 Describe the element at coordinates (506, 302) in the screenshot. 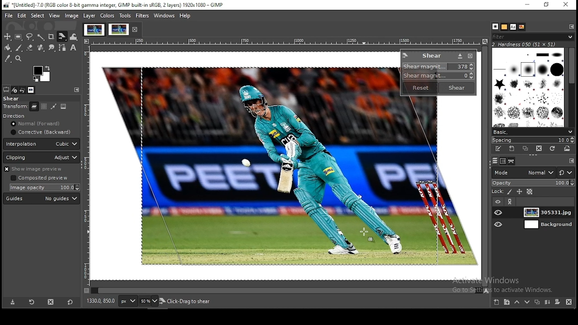

I see `new layer group` at that location.